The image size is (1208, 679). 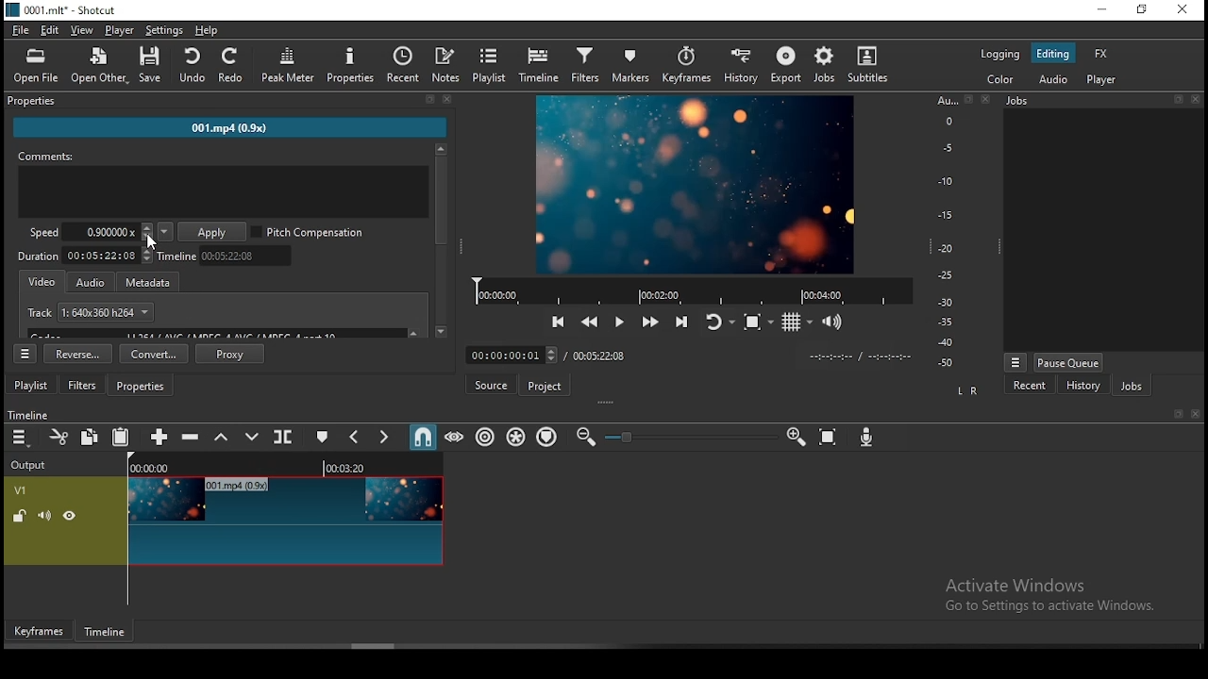 I want to click on lift, so click(x=221, y=438).